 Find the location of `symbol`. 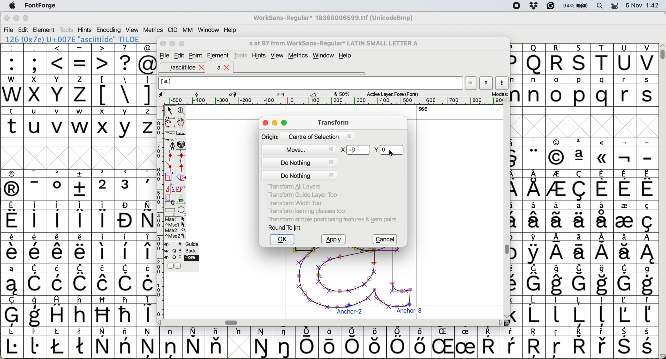

symbol is located at coordinates (58, 342).